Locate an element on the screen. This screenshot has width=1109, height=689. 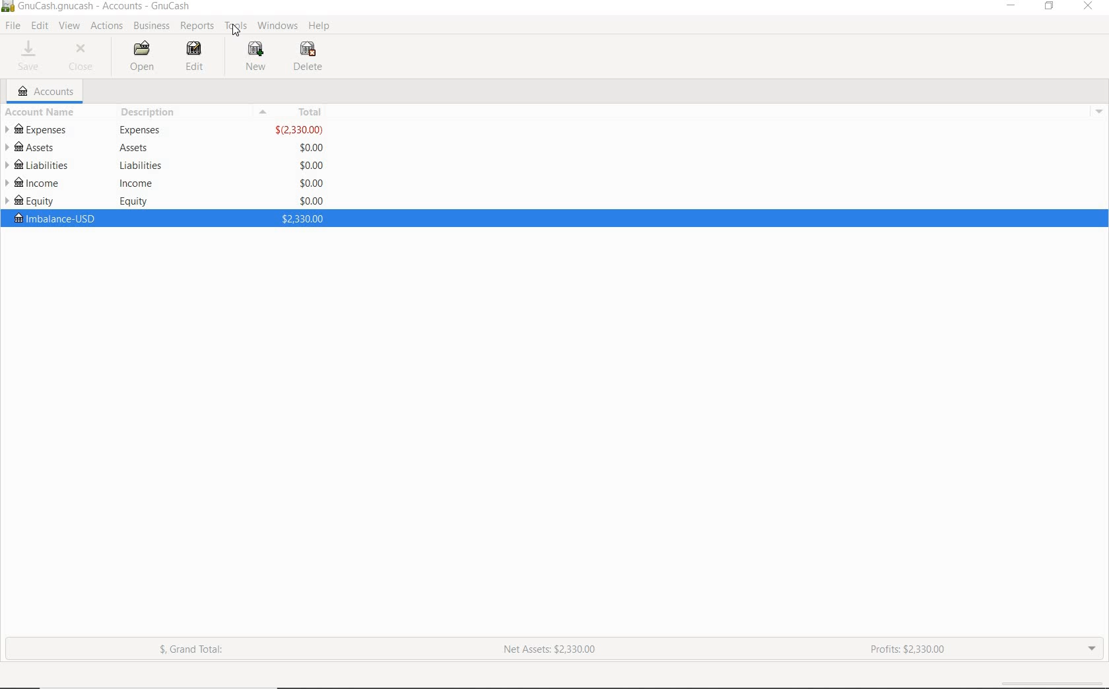
Cursor is located at coordinates (236, 30).